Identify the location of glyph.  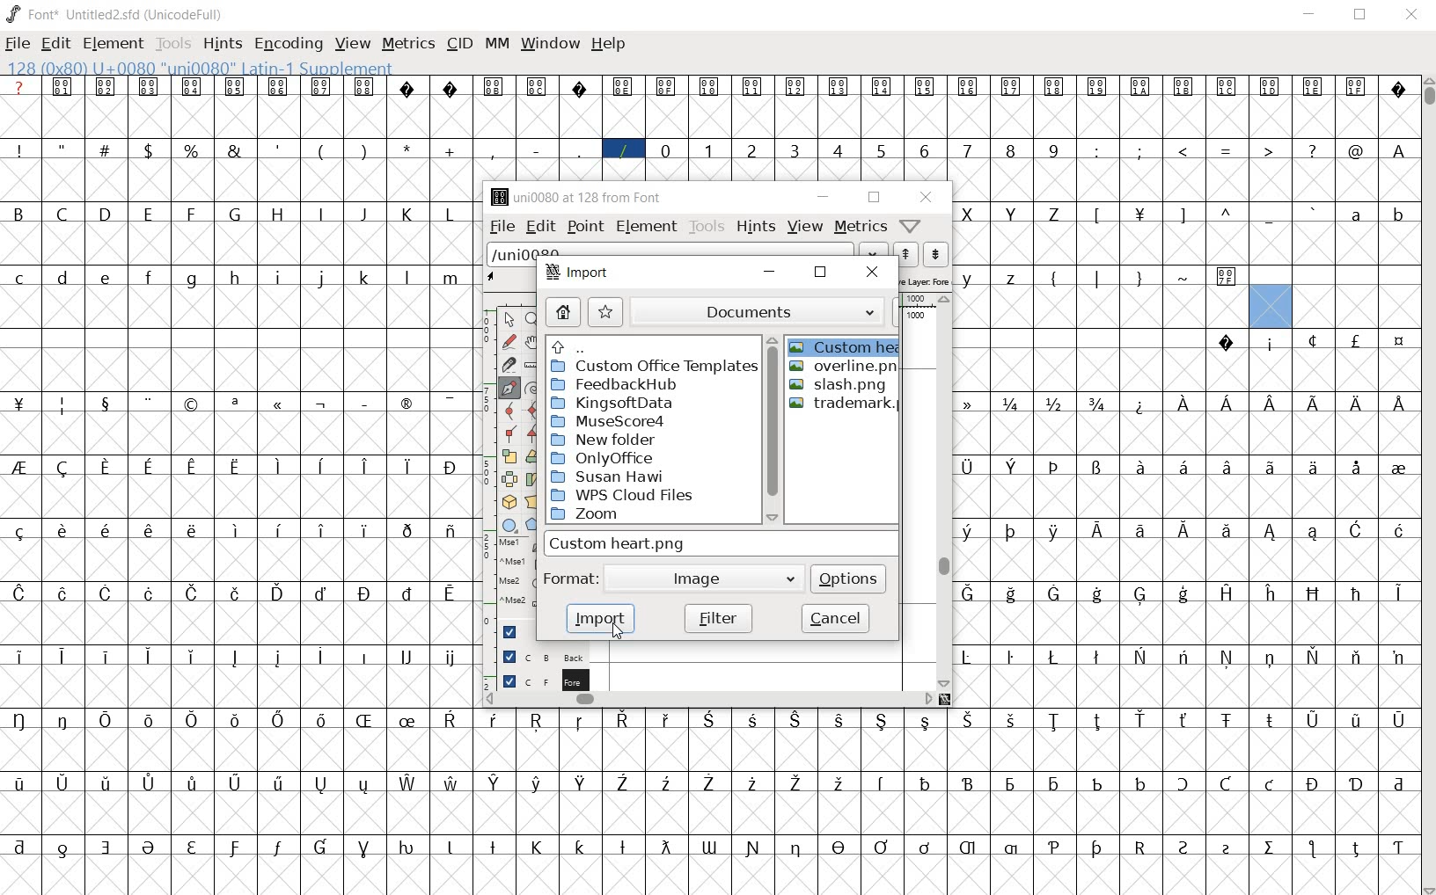
(1268, 149).